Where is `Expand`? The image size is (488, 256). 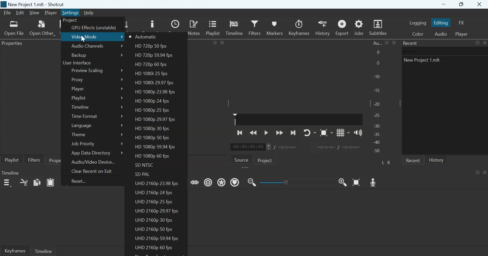
Expand is located at coordinates (229, 103).